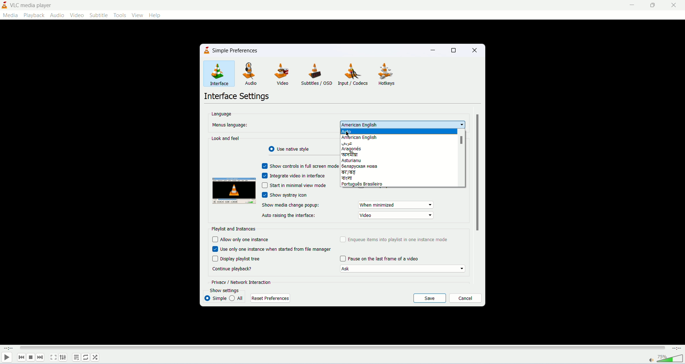 The height and width of the screenshot is (364, 685). What do you see at coordinates (22, 358) in the screenshot?
I see `previous` at bounding box center [22, 358].